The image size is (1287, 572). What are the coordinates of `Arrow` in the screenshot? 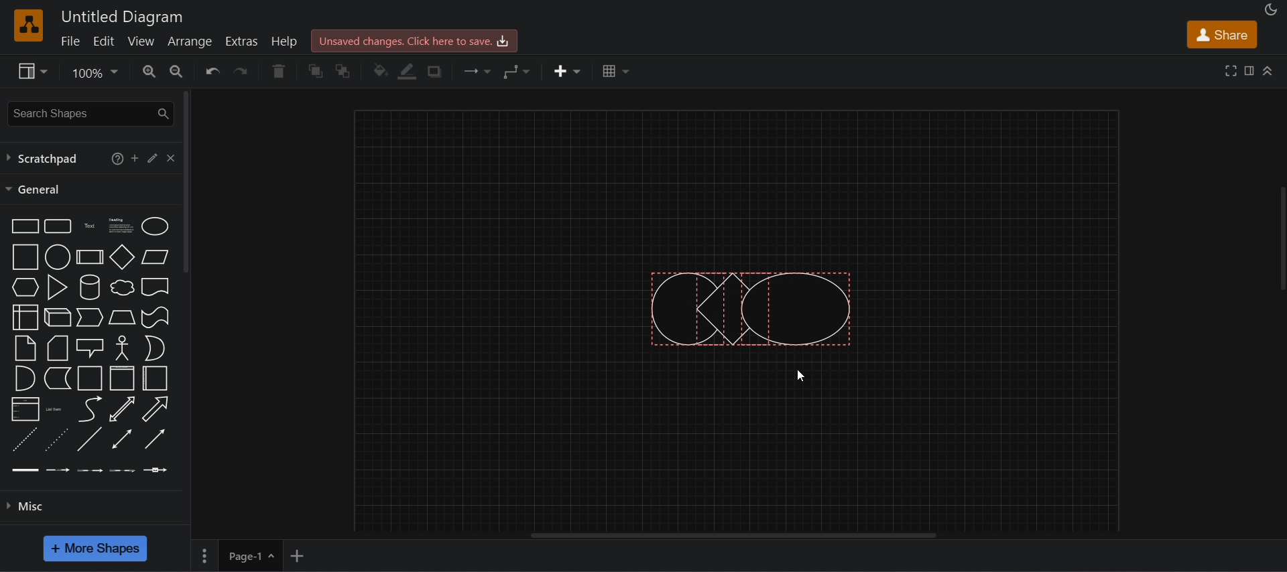 It's located at (154, 409).